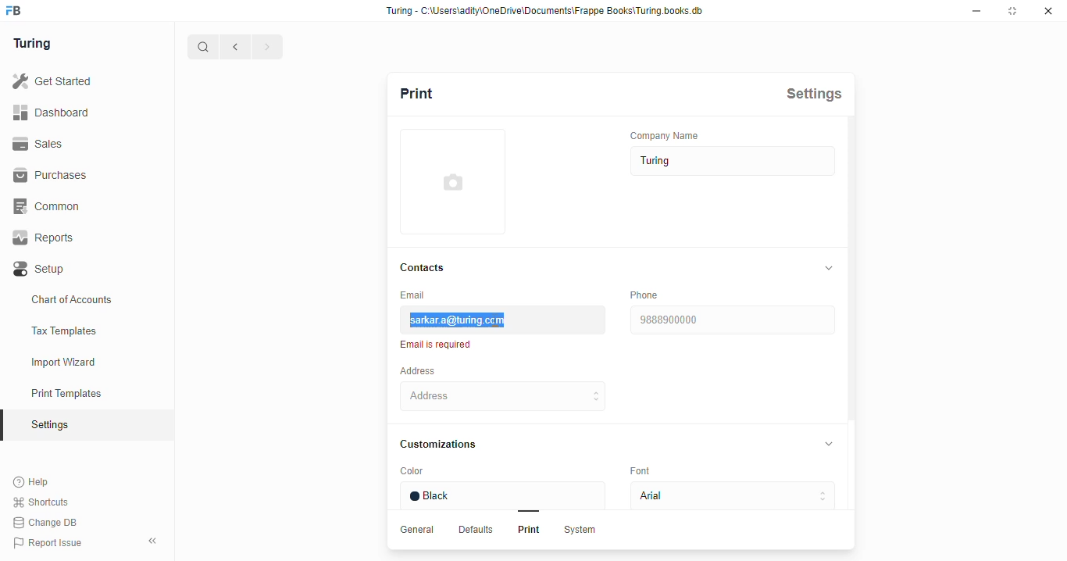 The width and height of the screenshot is (1067, 561). What do you see at coordinates (648, 472) in the screenshot?
I see `Font` at bounding box center [648, 472].